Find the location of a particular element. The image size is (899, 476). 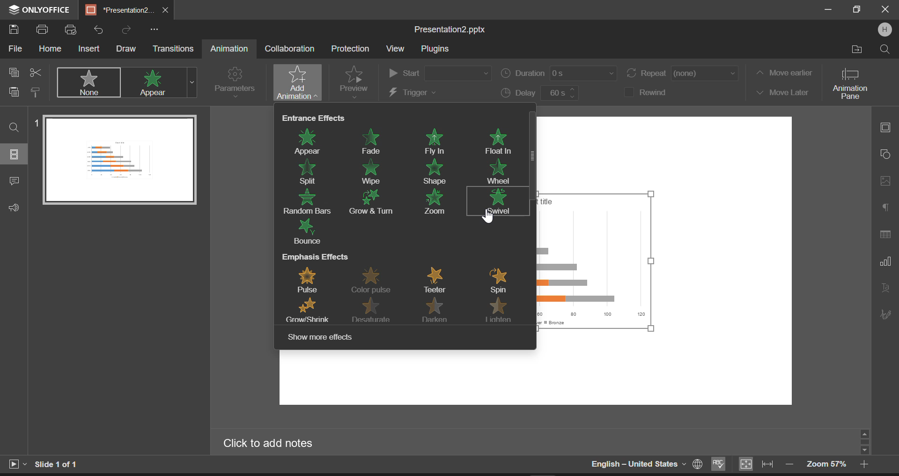

Darken is located at coordinates (440, 311).